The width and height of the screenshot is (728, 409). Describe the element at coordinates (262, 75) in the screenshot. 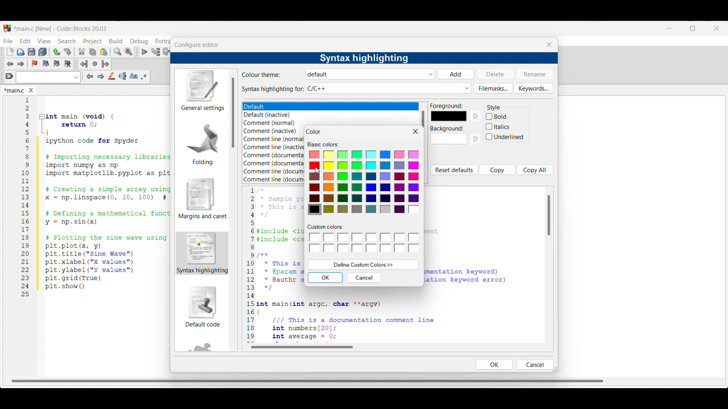

I see `Indicates color theme options` at that location.